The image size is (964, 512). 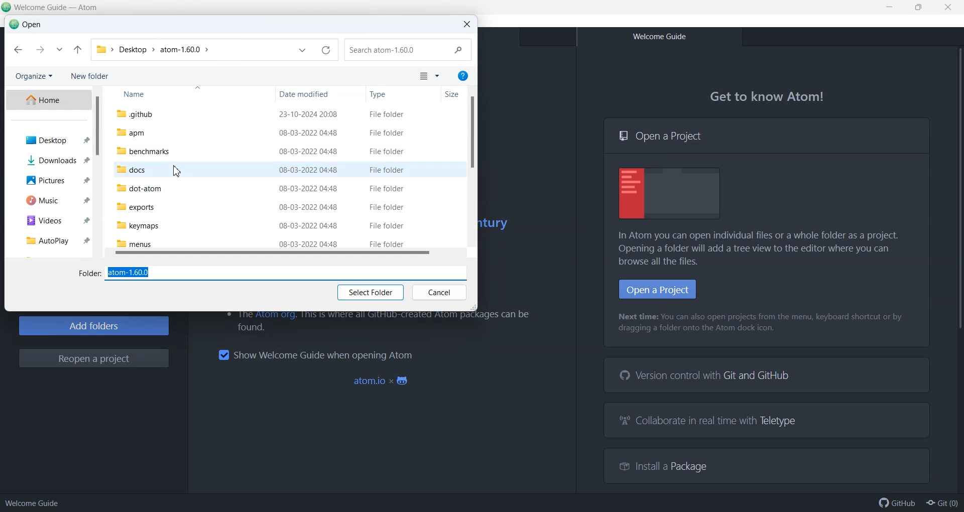 What do you see at coordinates (767, 136) in the screenshot?
I see `Open a Project` at bounding box center [767, 136].